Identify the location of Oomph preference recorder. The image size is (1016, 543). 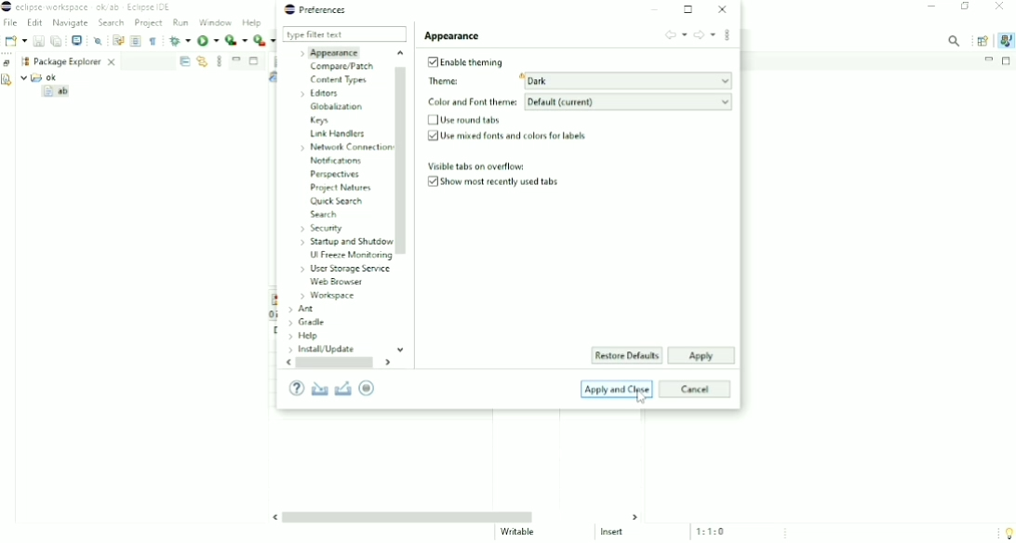
(371, 389).